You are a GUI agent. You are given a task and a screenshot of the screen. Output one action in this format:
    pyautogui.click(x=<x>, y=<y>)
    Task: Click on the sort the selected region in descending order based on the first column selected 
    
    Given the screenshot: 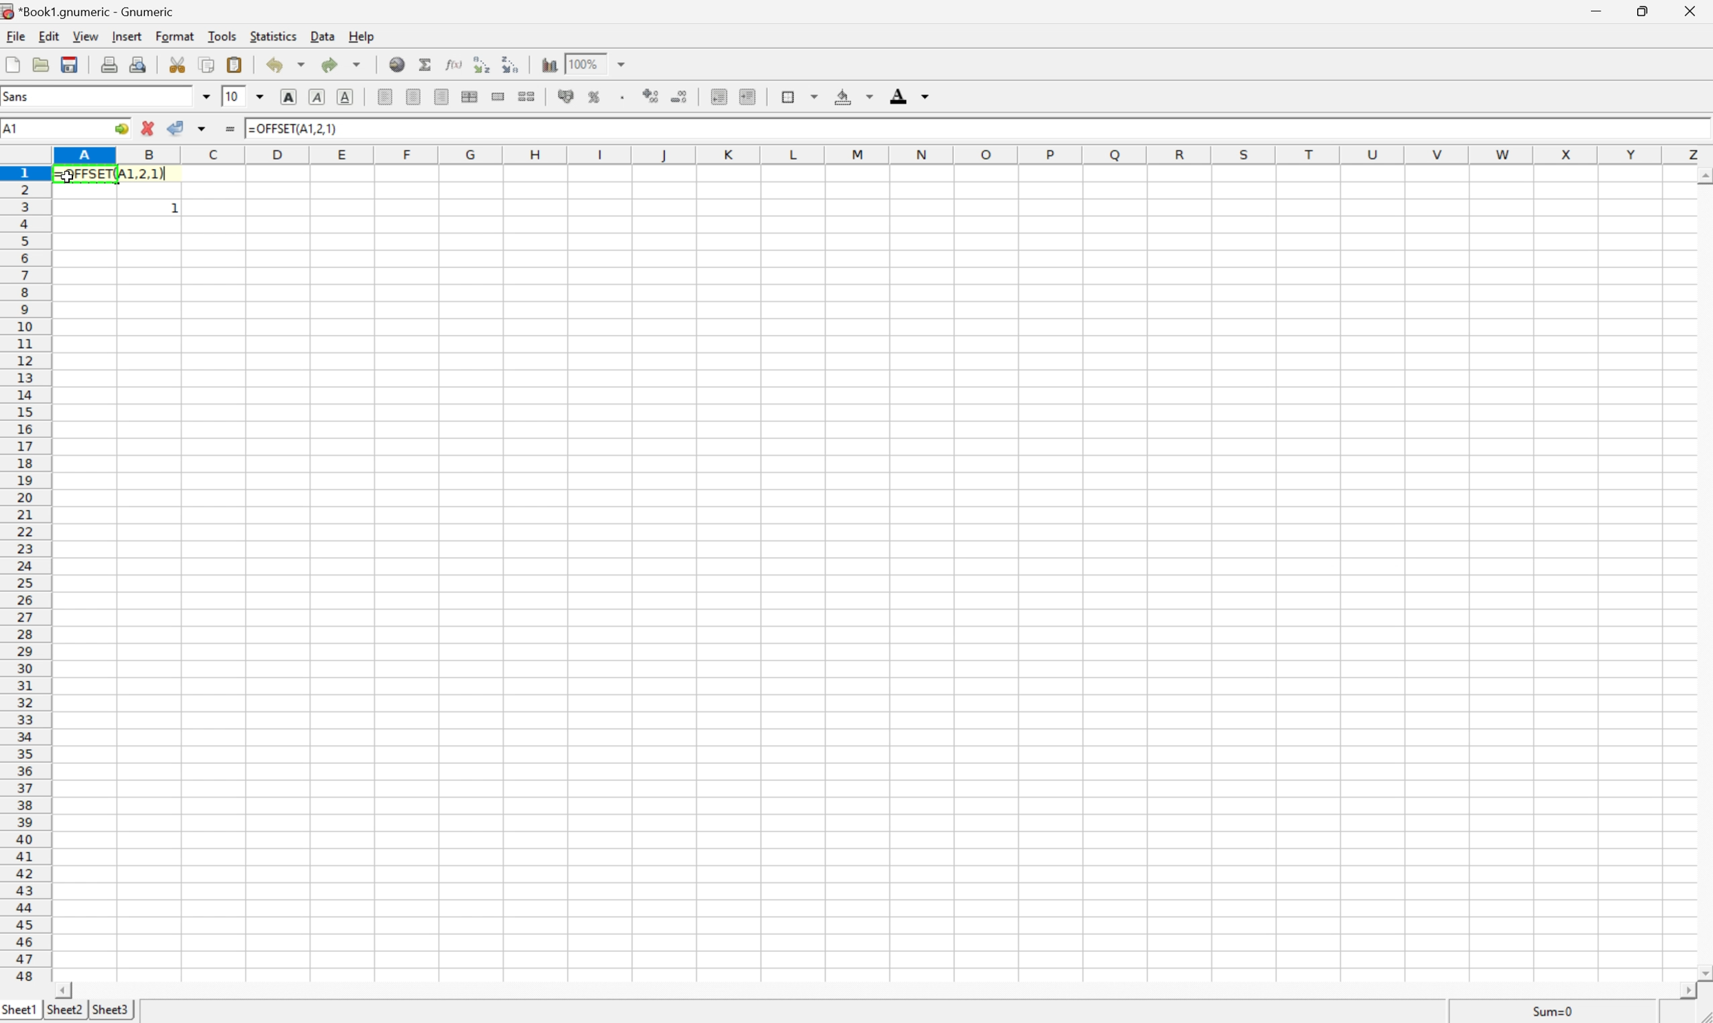 What is the action you would take?
    pyautogui.click(x=513, y=63)
    